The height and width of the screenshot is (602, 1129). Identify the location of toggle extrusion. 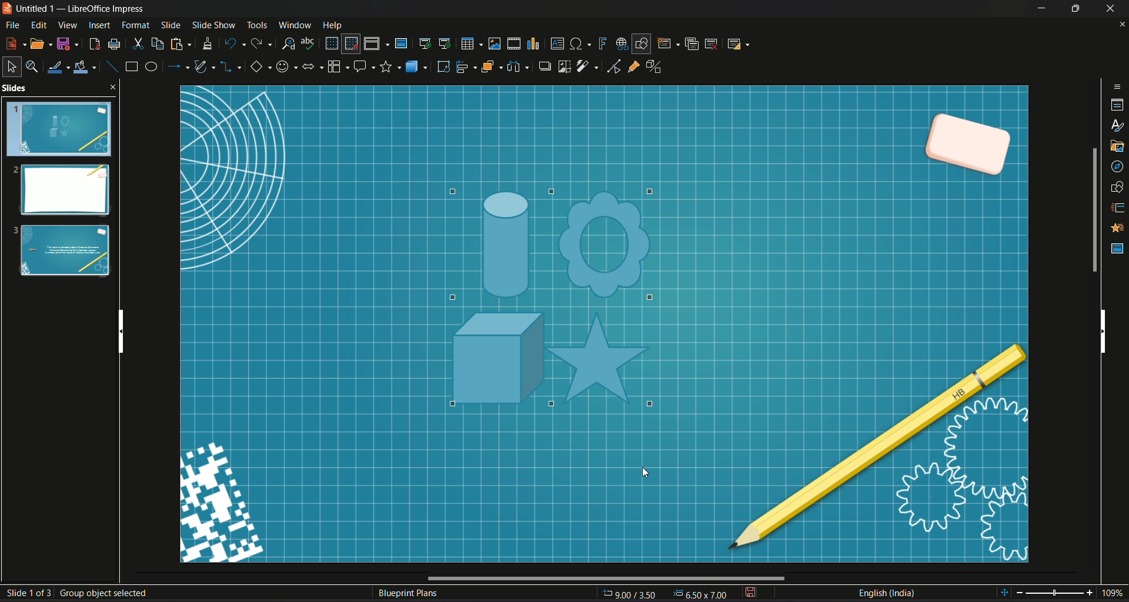
(657, 66).